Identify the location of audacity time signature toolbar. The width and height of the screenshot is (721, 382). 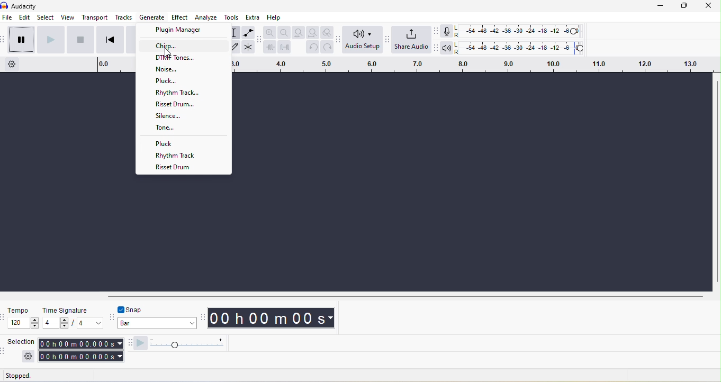
(5, 317).